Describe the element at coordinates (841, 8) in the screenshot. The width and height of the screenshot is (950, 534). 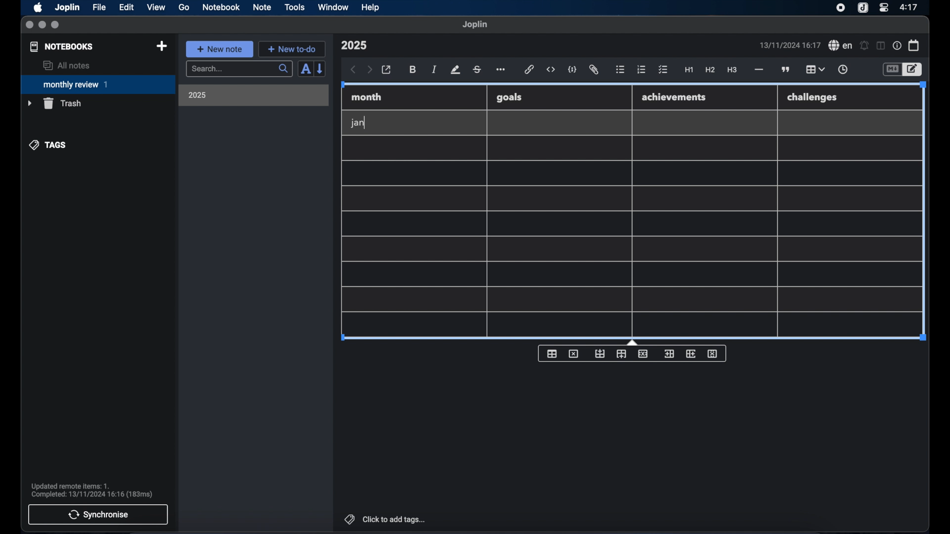
I see `screen recorder icon` at that location.